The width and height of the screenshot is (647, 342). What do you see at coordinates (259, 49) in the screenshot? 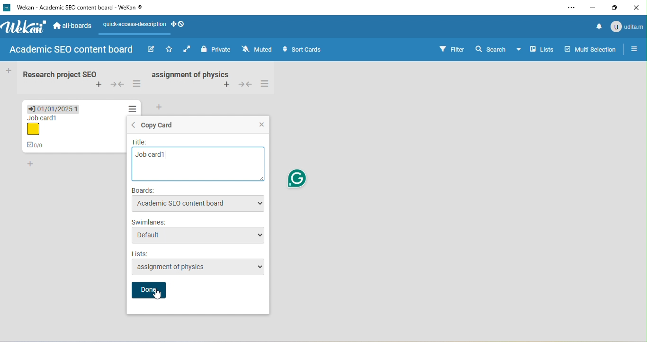
I see `muted` at bounding box center [259, 49].